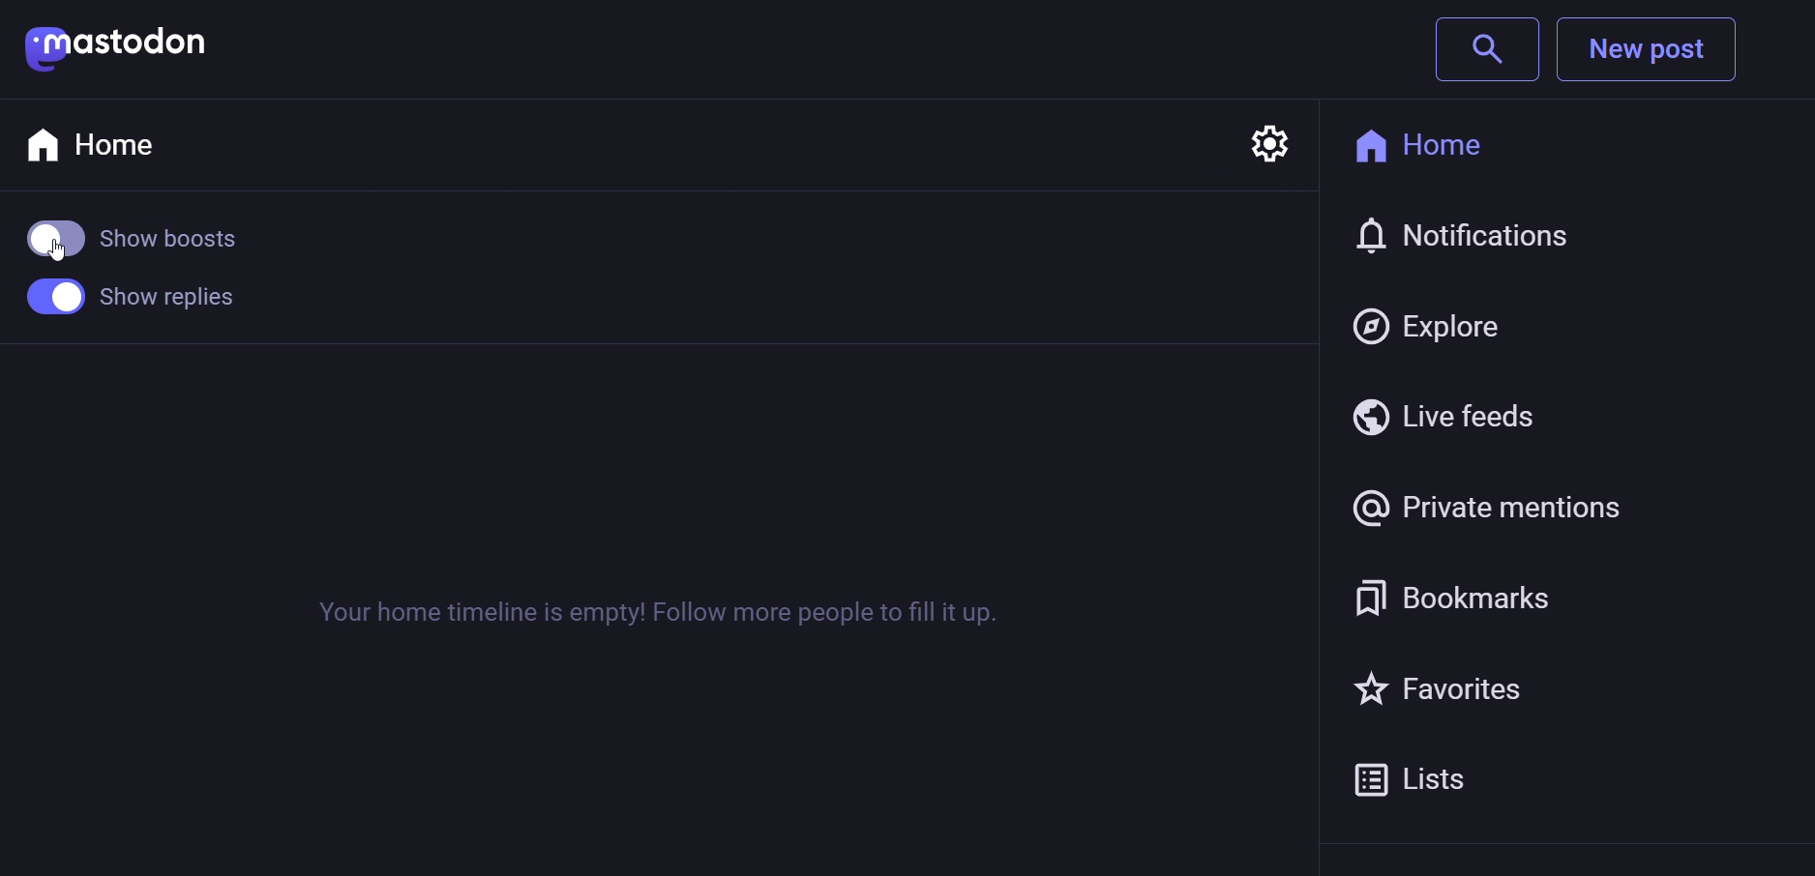  I want to click on live feed, so click(1444, 414).